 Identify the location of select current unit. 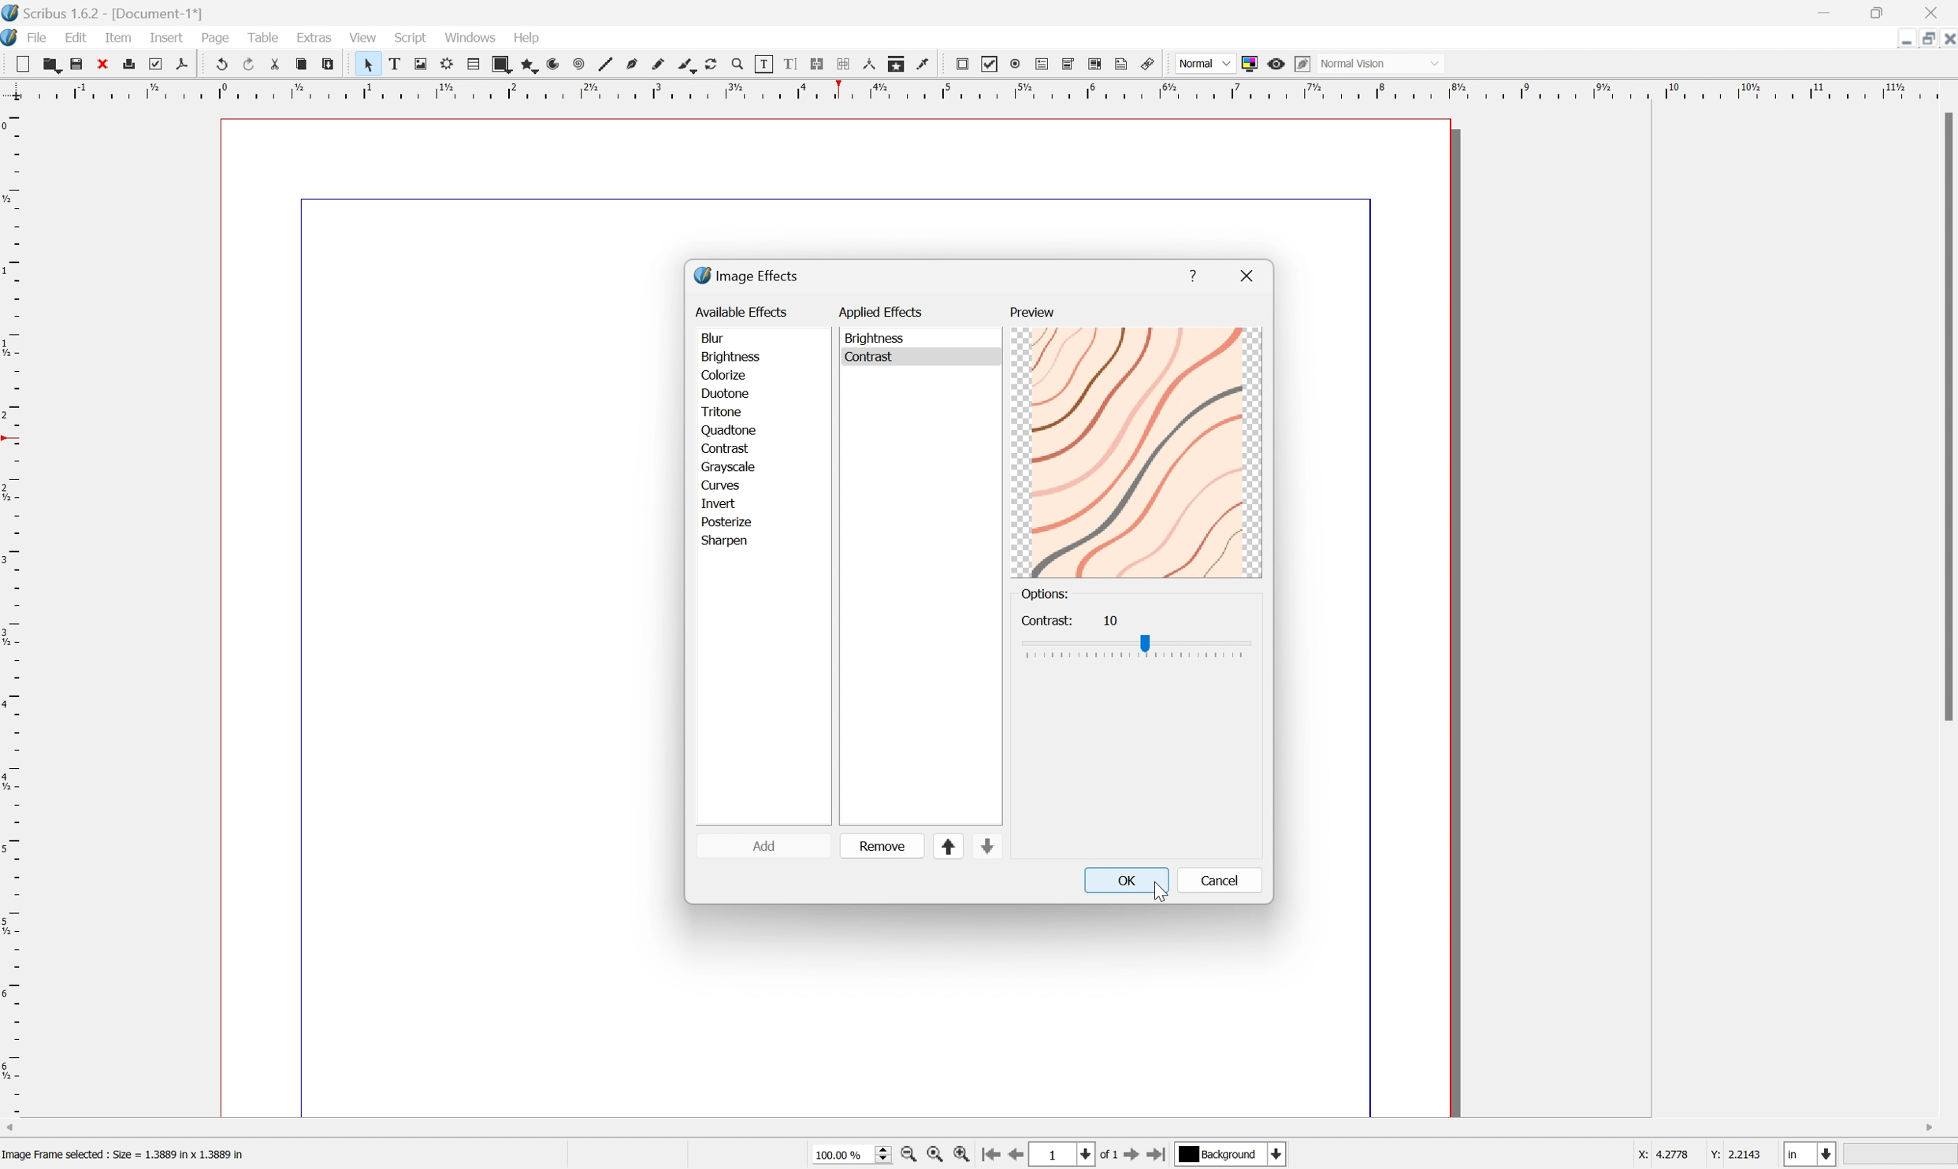
(1812, 1154).